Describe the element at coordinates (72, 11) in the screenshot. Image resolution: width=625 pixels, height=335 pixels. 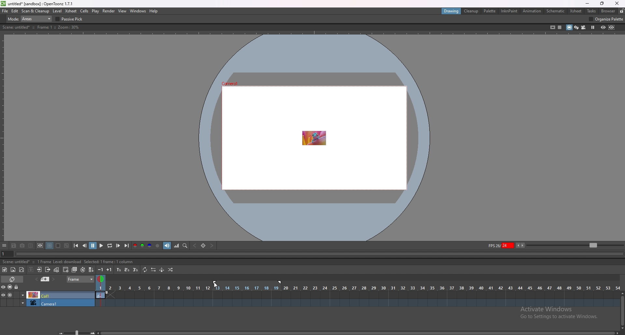
I see `xsheet` at that location.